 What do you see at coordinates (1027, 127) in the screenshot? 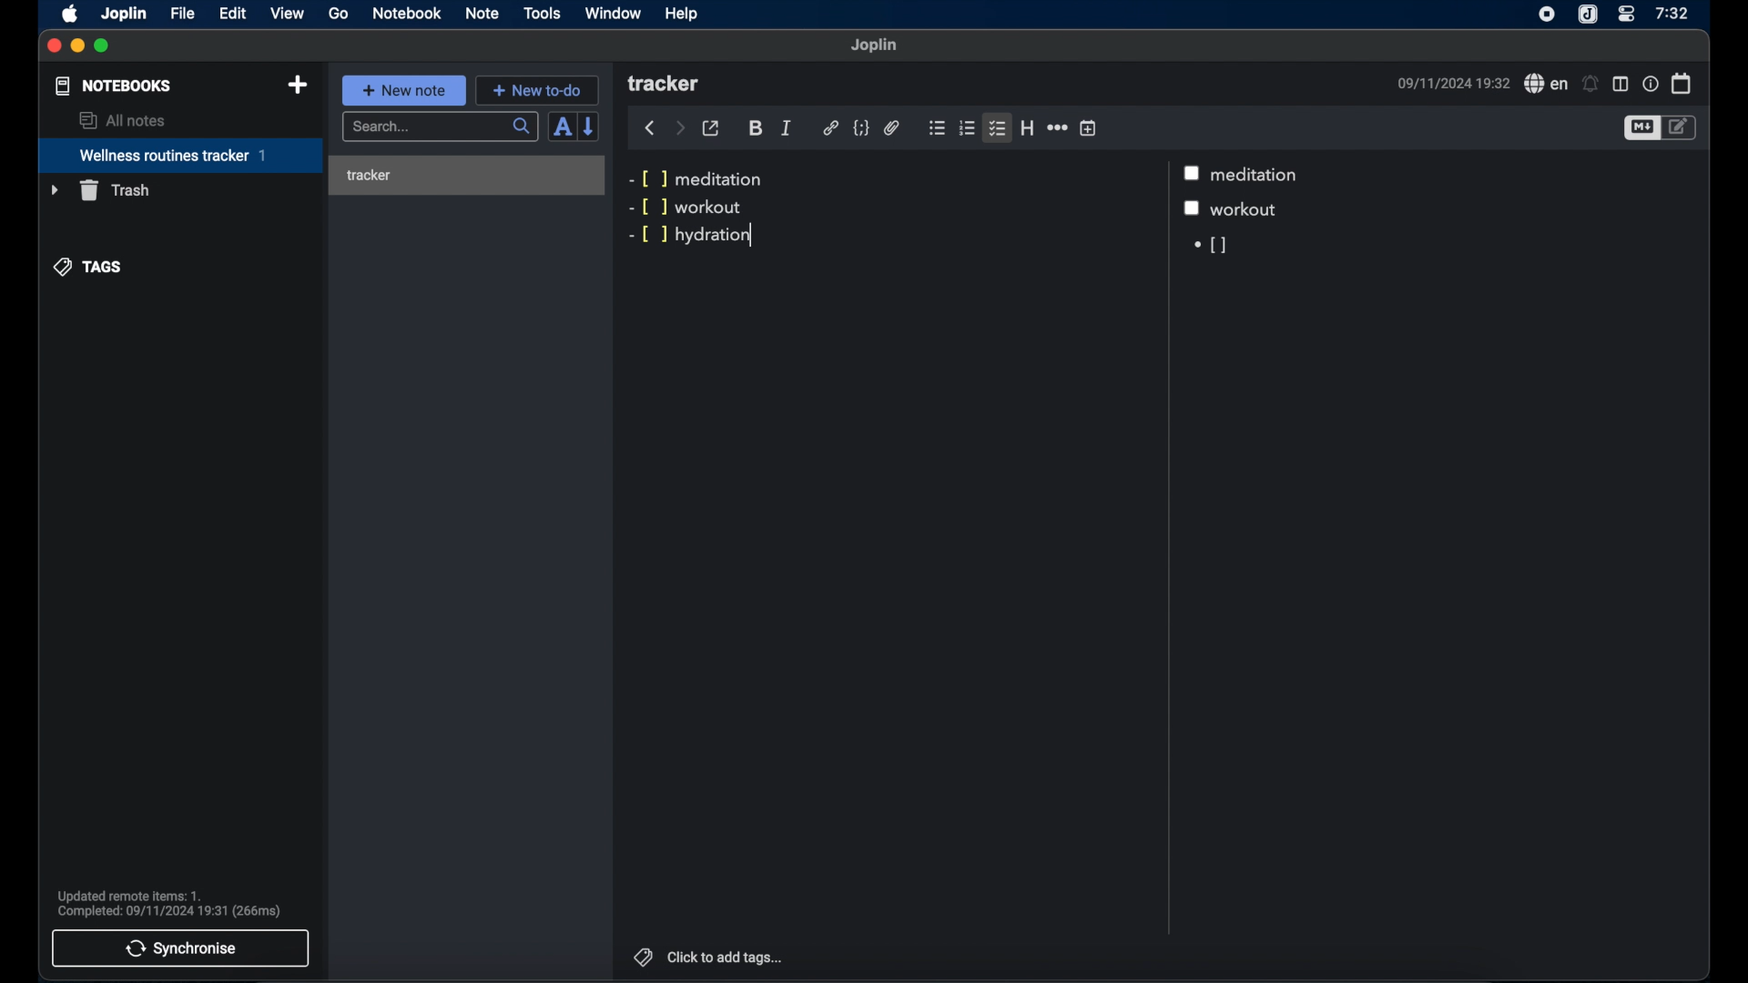
I see `heading` at bounding box center [1027, 127].